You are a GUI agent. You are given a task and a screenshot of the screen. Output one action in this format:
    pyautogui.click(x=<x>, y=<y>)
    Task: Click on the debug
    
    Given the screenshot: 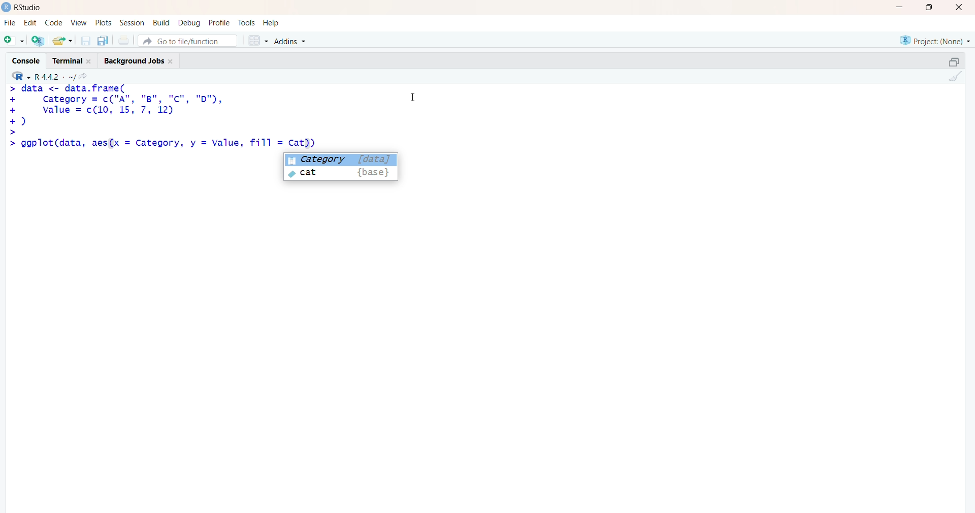 What is the action you would take?
    pyautogui.click(x=189, y=22)
    